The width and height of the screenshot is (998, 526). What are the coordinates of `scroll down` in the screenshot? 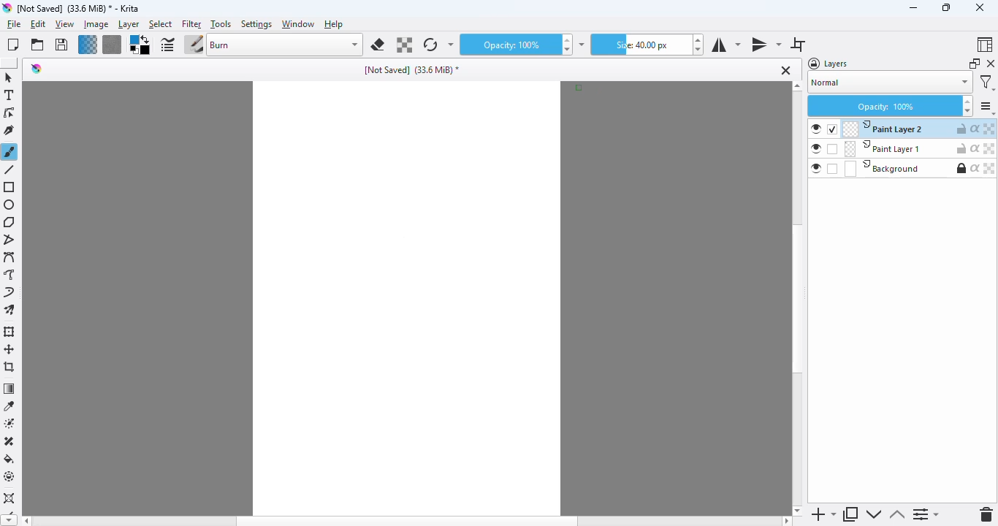 It's located at (7, 521).